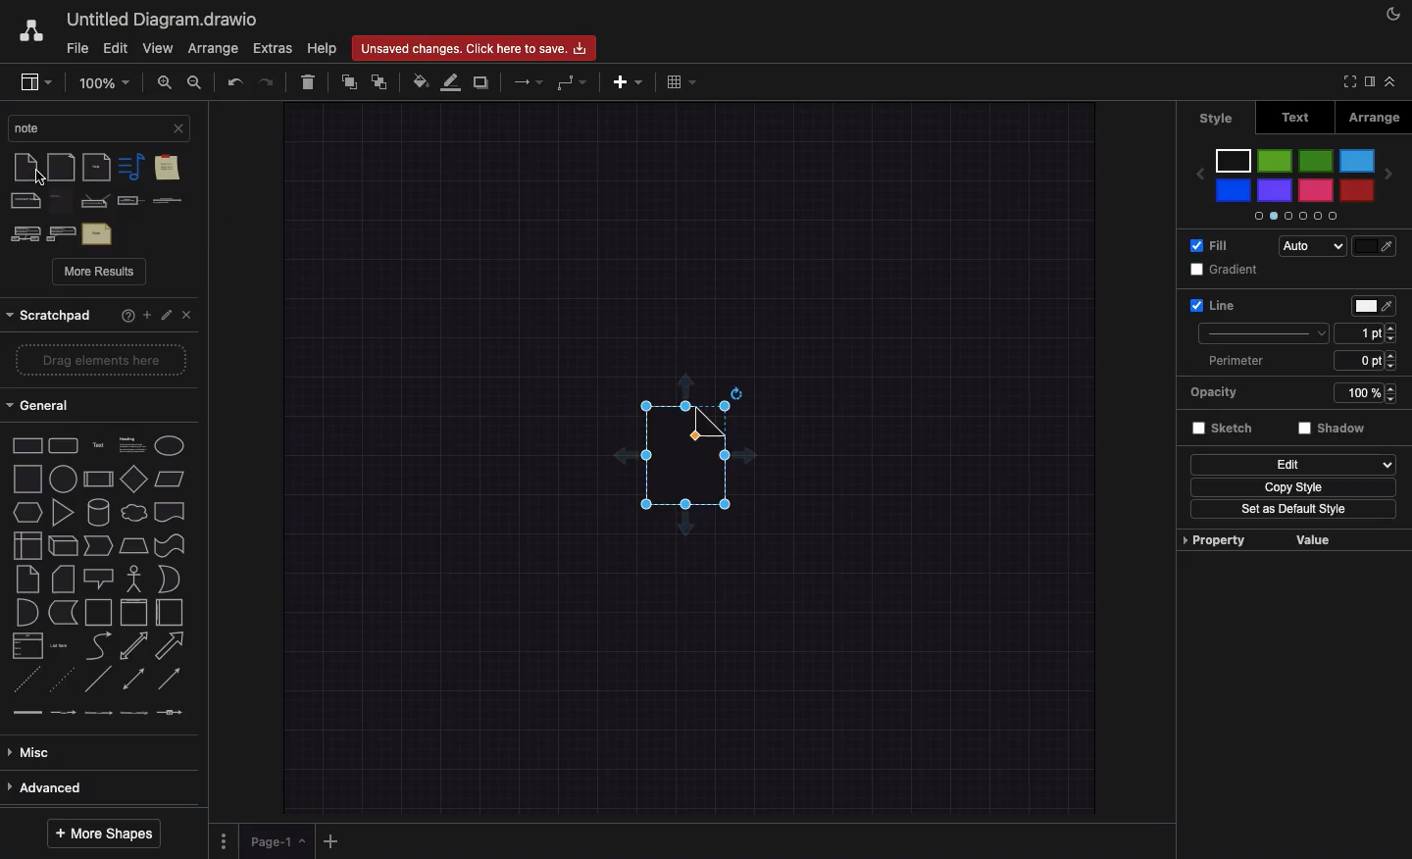 The height and width of the screenshot is (859, 1412). What do you see at coordinates (77, 49) in the screenshot?
I see `File` at bounding box center [77, 49].